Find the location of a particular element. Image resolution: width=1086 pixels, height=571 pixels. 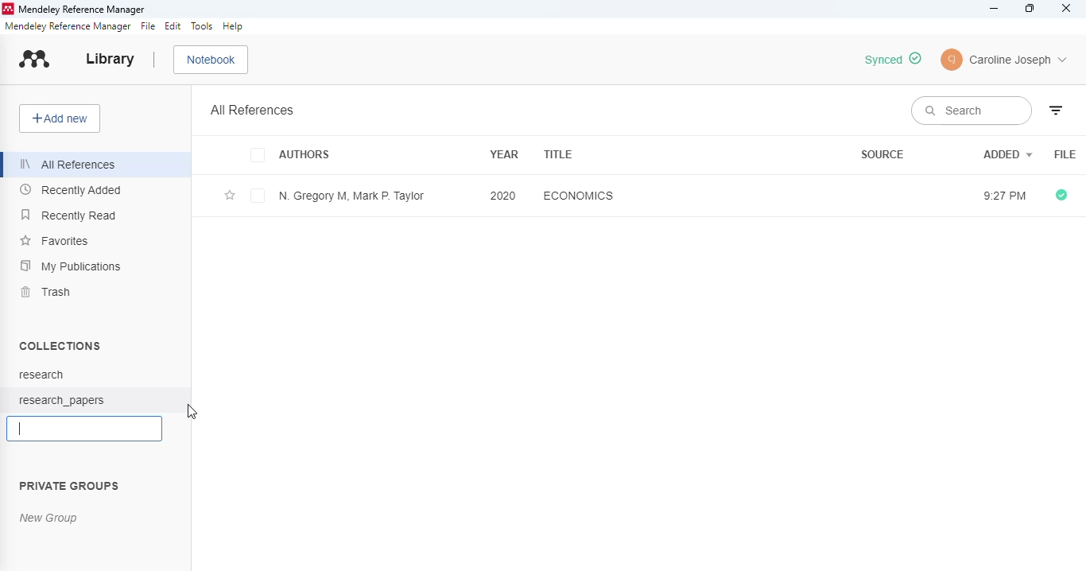

favorites is located at coordinates (56, 241).